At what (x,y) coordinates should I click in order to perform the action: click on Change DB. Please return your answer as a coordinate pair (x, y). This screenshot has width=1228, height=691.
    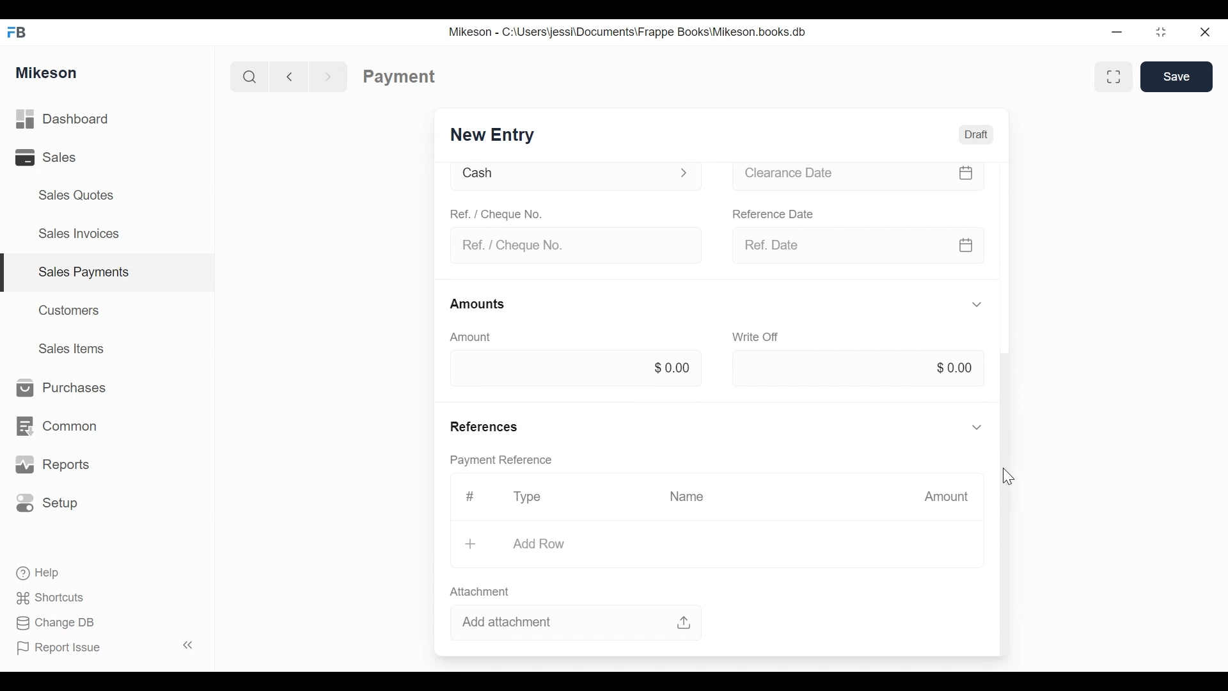
    Looking at the image, I should click on (59, 623).